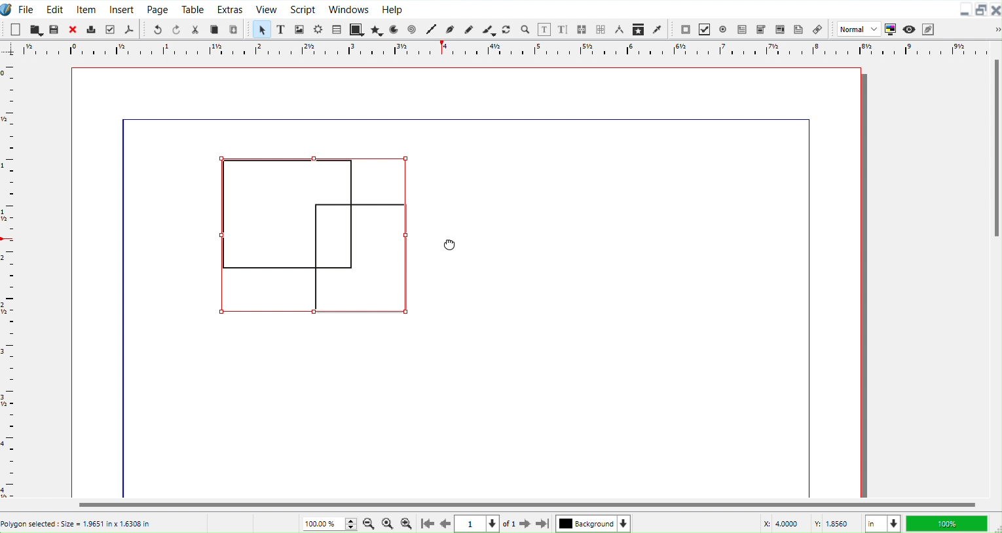  What do you see at coordinates (111, 28) in the screenshot?
I see `Preflight verifier` at bounding box center [111, 28].